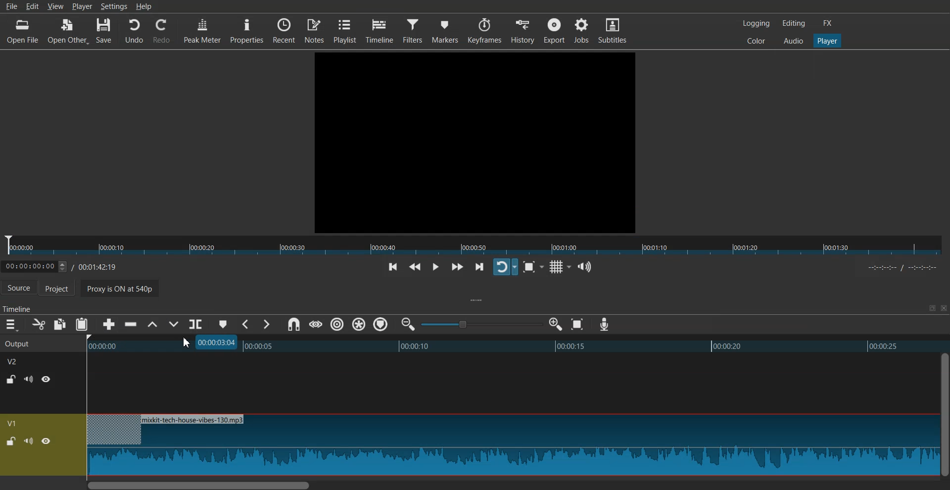 The image size is (950, 490). What do you see at coordinates (480, 268) in the screenshot?
I see `Skip to next point` at bounding box center [480, 268].